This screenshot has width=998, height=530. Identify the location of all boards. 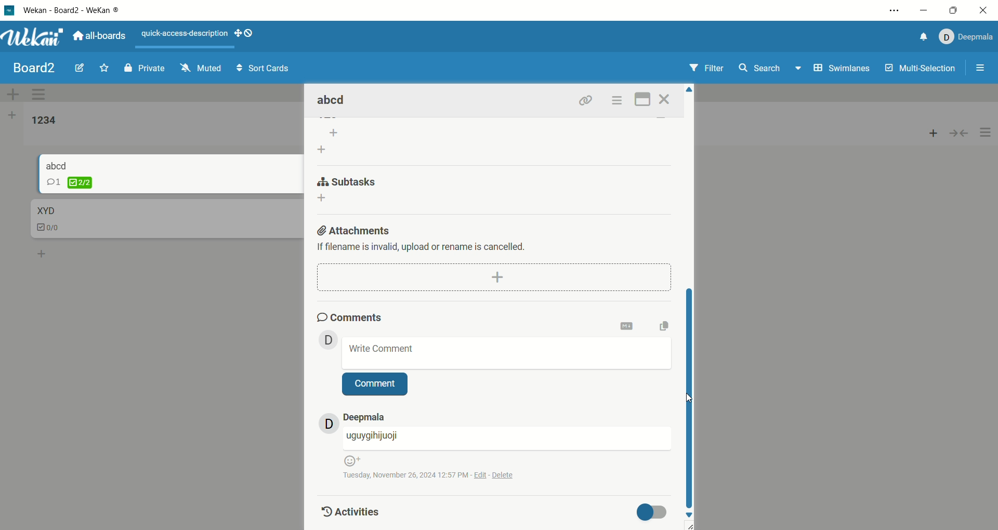
(99, 35).